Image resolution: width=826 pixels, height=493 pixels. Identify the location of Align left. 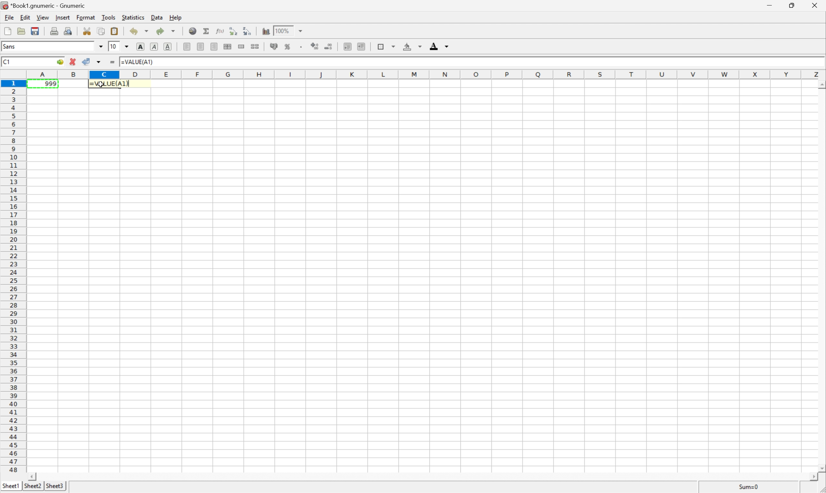
(186, 47).